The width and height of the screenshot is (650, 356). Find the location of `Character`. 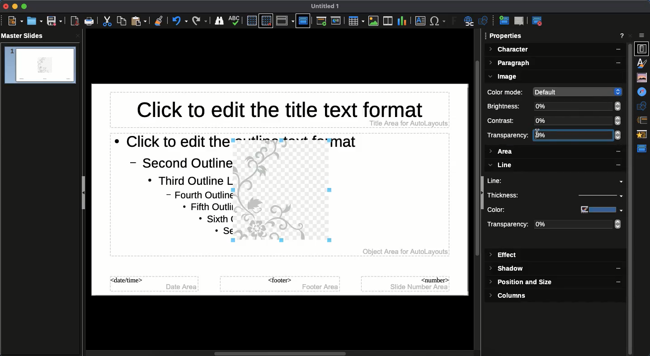

Character is located at coordinates (555, 50).